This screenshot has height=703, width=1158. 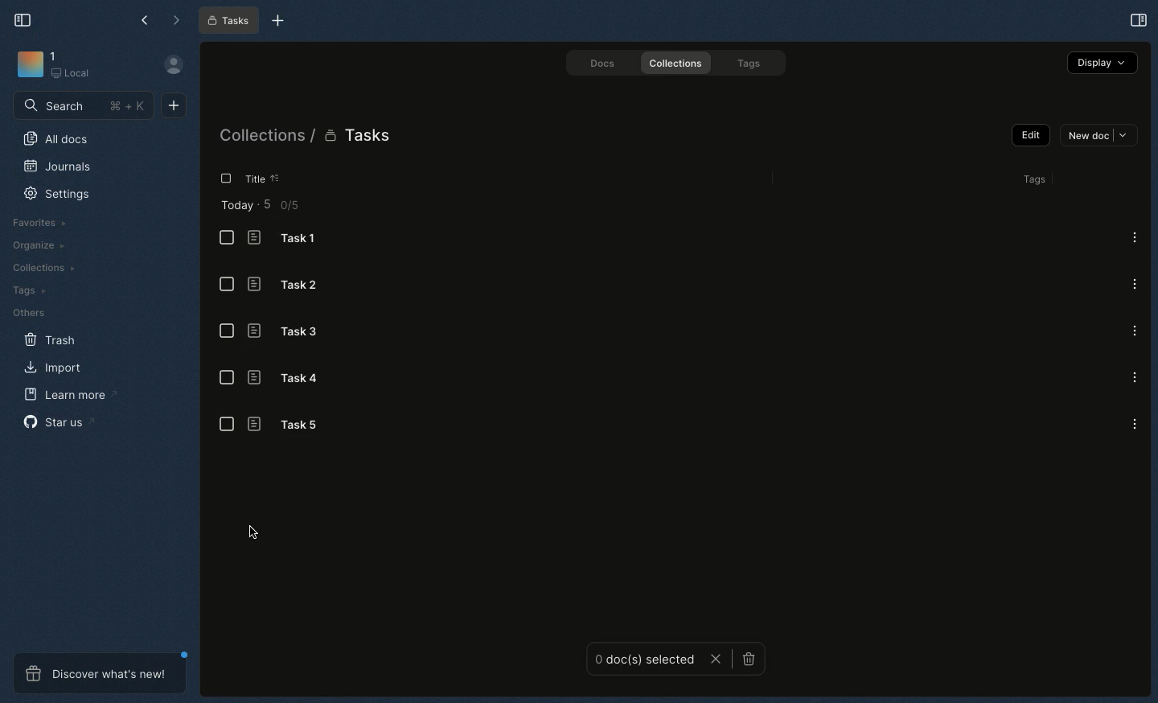 I want to click on Docs, so click(x=604, y=62).